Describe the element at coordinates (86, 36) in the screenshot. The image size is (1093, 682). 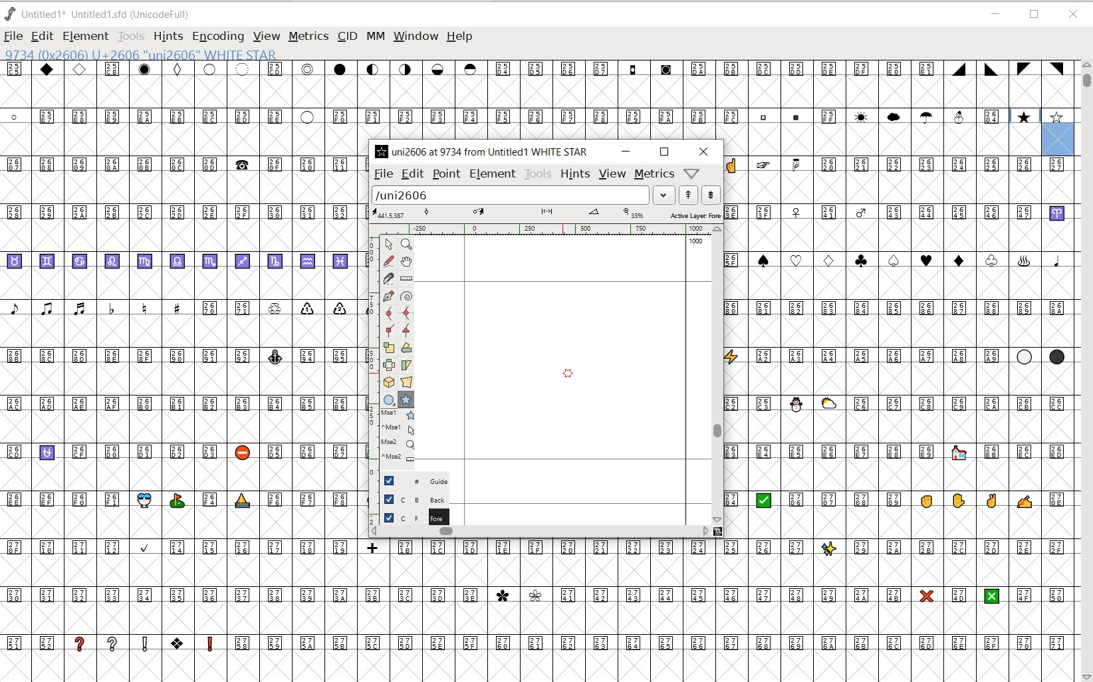
I see `ELEMENT` at that location.